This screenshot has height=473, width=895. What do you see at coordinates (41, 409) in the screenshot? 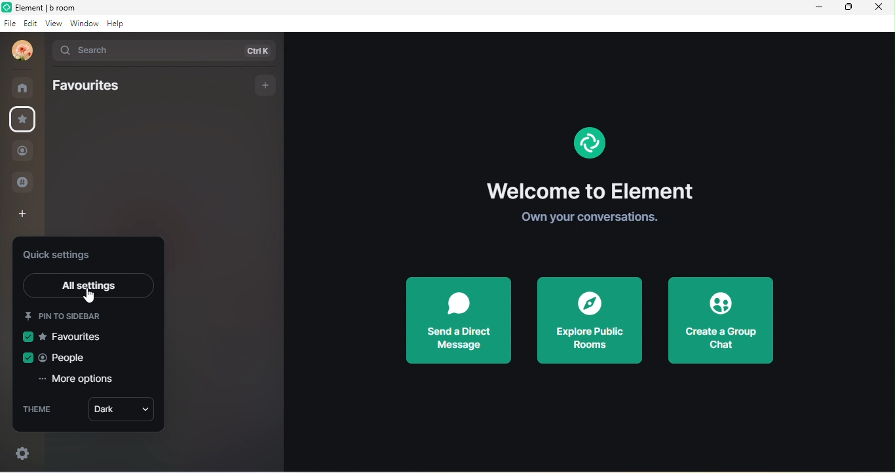
I see `theme` at bounding box center [41, 409].